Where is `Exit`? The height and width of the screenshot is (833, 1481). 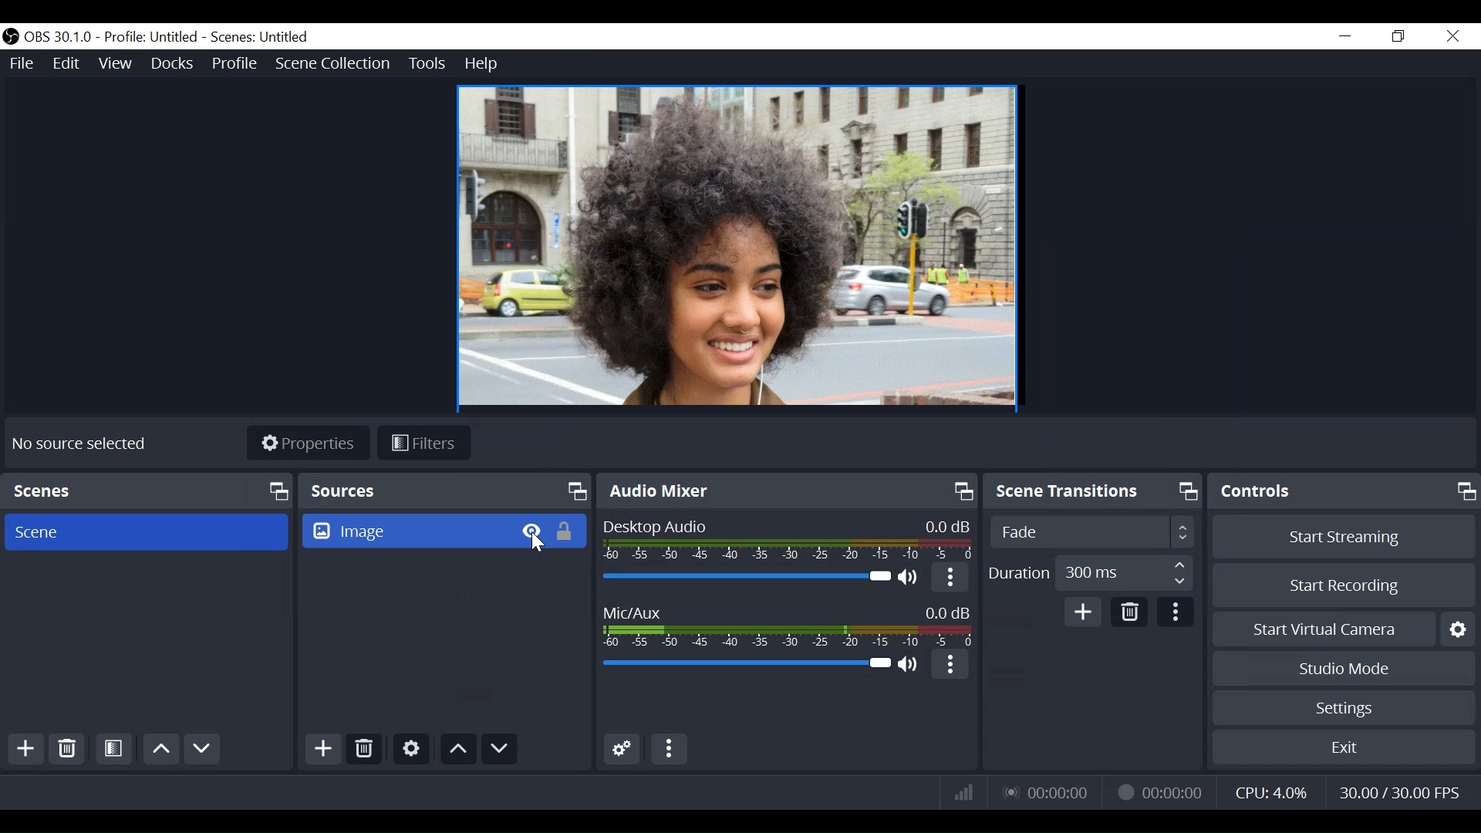
Exit is located at coordinates (1344, 750).